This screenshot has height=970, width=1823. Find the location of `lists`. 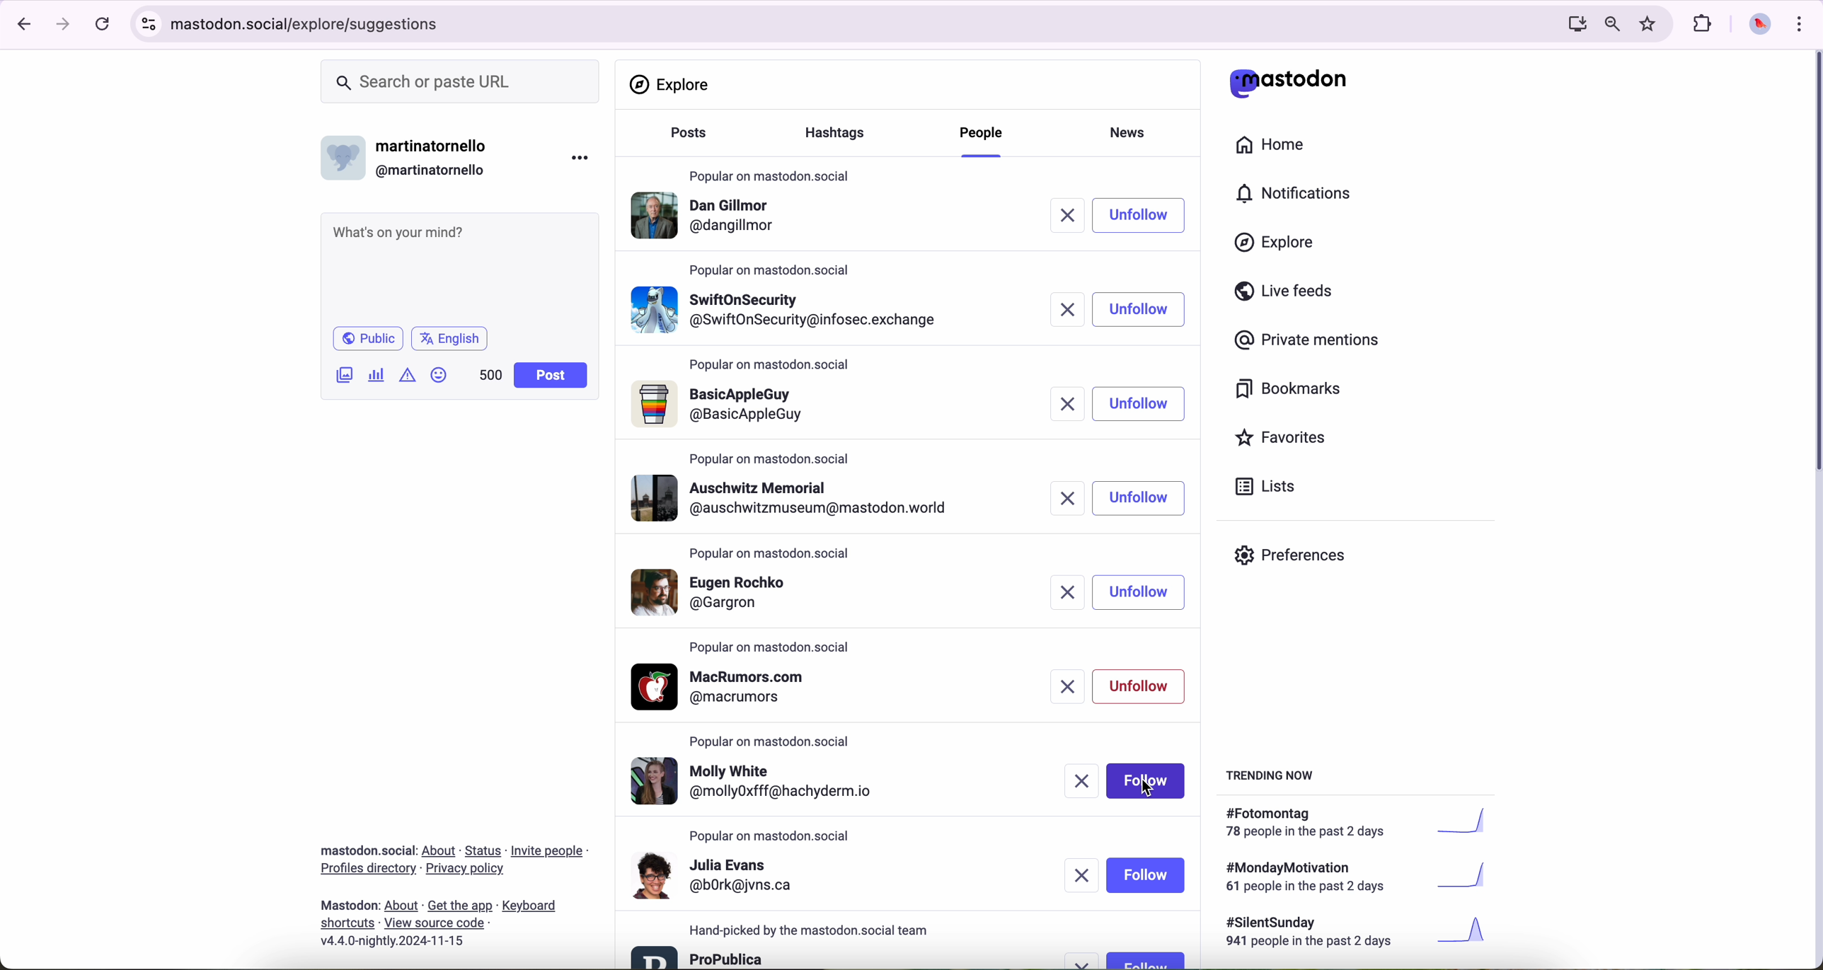

lists is located at coordinates (1260, 486).